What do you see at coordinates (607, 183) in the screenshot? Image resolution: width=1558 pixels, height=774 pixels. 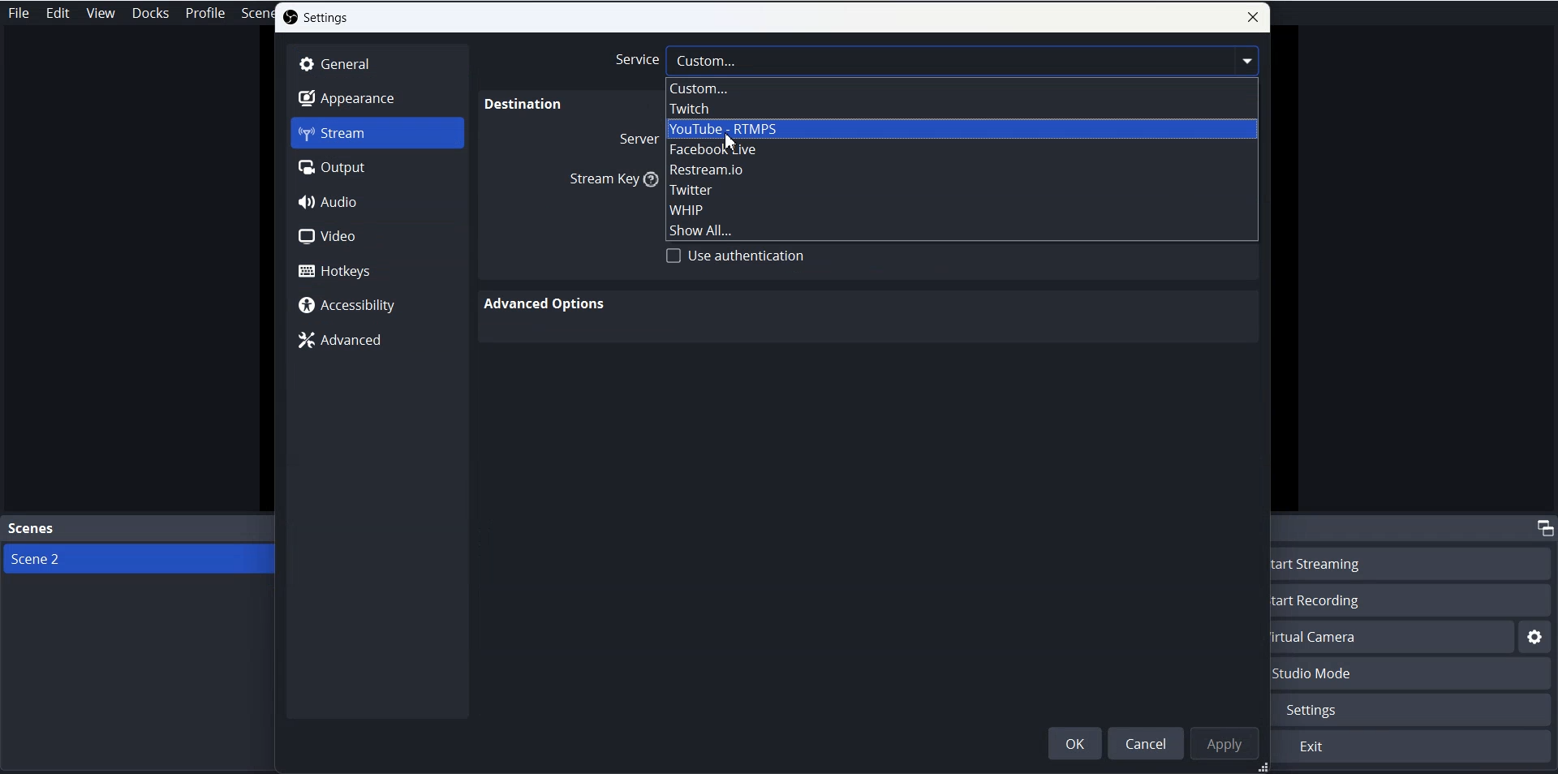 I see `Stream key` at bounding box center [607, 183].